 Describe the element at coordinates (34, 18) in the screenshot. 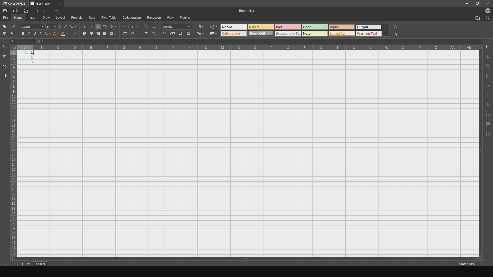

I see `insert` at that location.